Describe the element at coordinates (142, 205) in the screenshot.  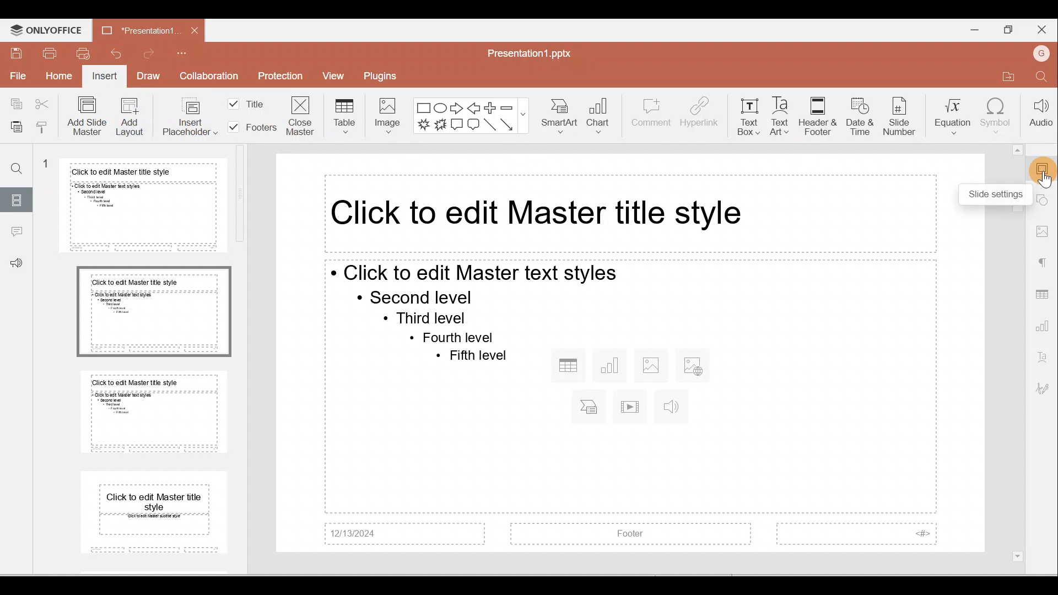
I see `Master slide 1` at that location.